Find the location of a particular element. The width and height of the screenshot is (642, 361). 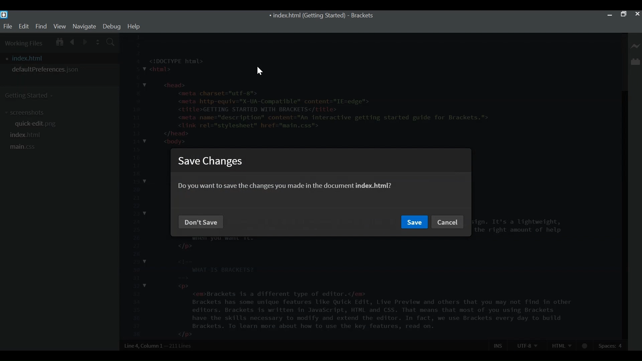

Split the File Vertically or Horizontally is located at coordinates (98, 42).